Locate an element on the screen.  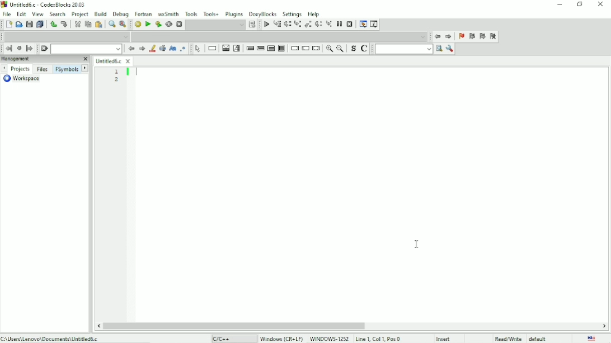
Restore down is located at coordinates (580, 4).